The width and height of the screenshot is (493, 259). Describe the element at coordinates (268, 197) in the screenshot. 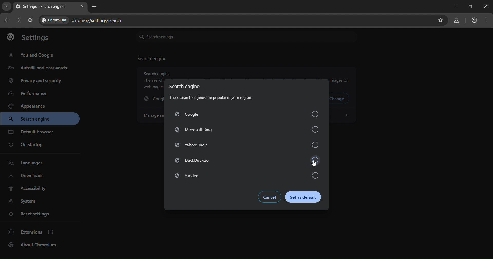

I see `cancel` at that location.